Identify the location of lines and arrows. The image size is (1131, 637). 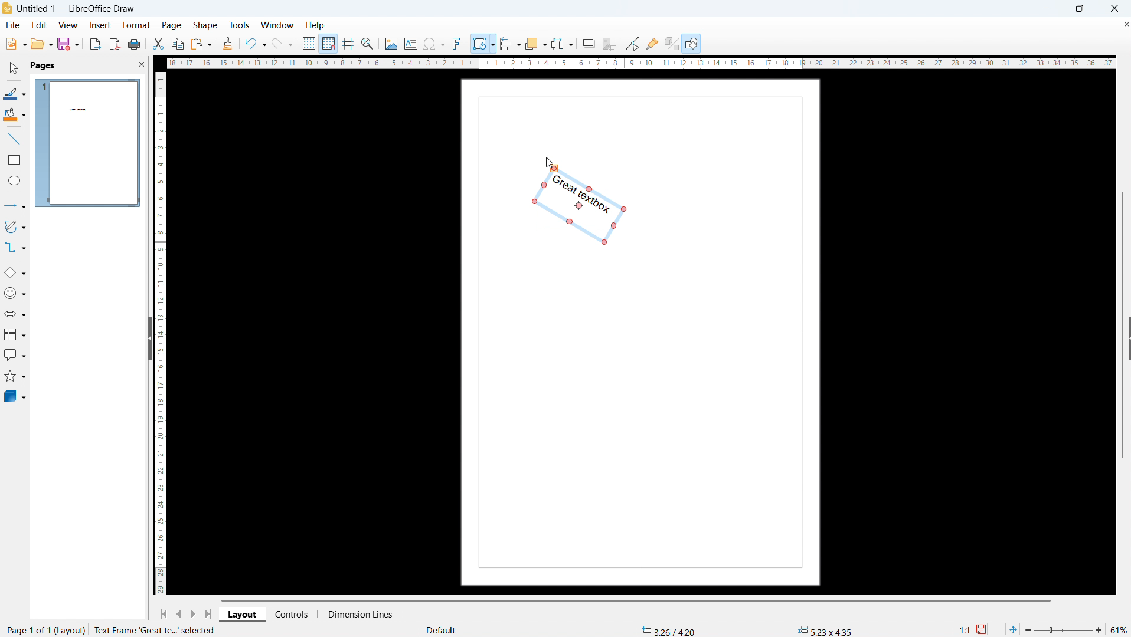
(15, 205).